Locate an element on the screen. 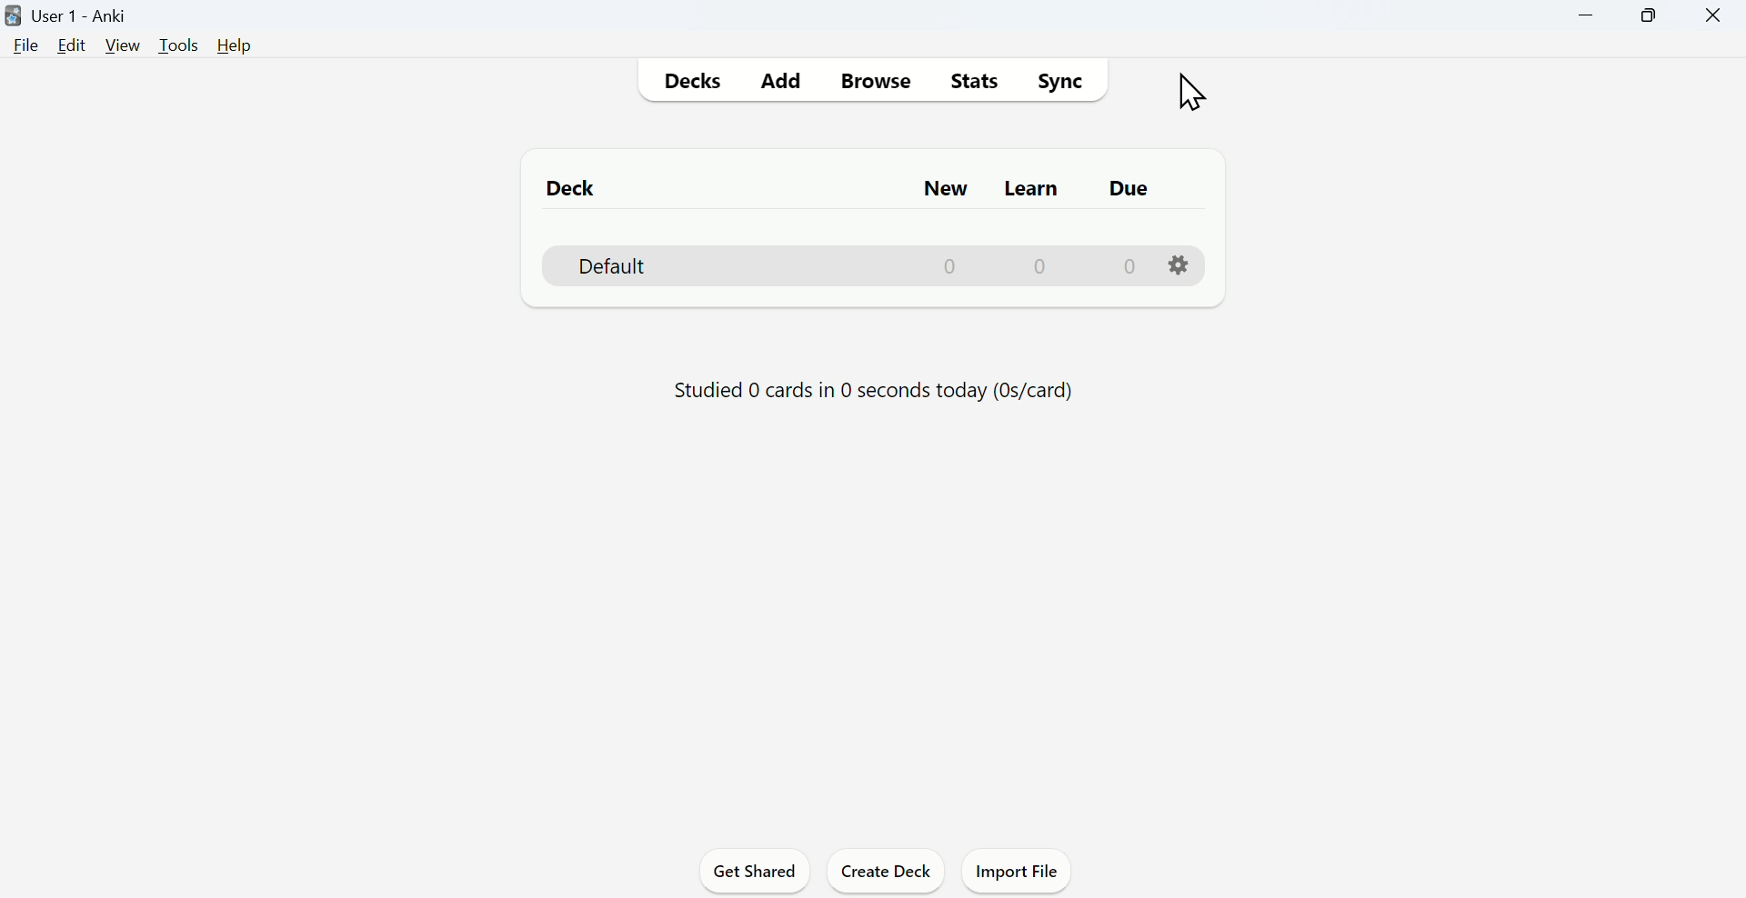  Decks is located at coordinates (688, 84).